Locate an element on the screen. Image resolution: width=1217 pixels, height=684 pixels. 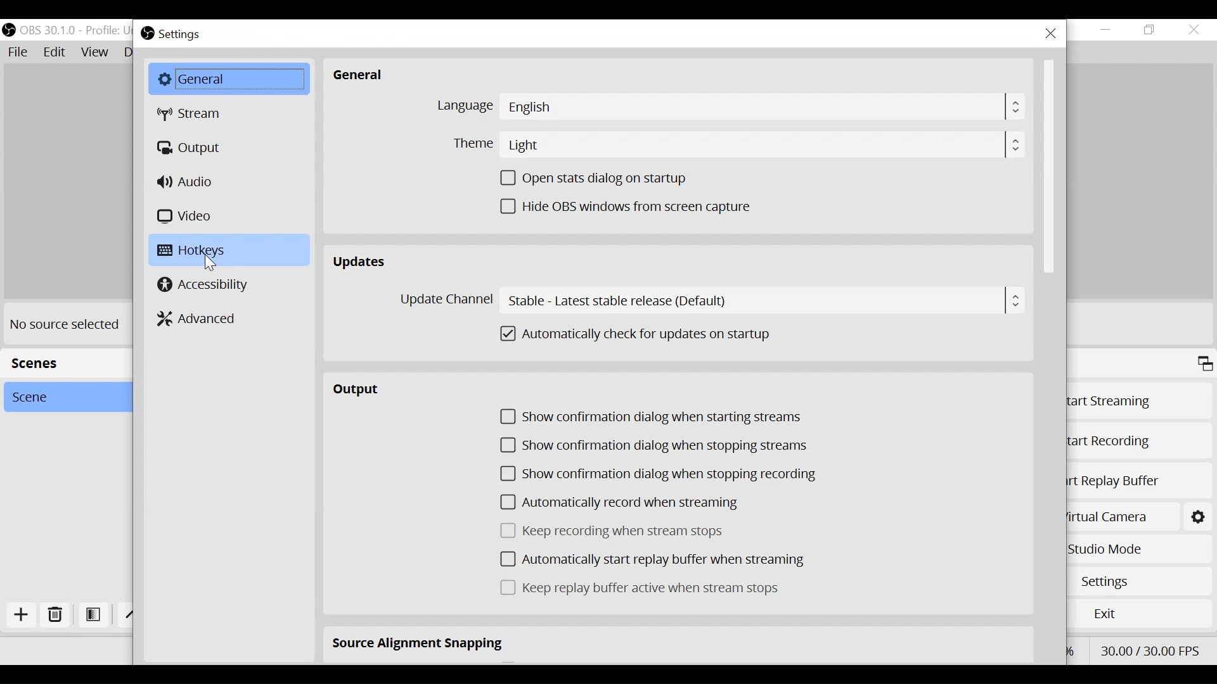
Cursor is located at coordinates (210, 264).